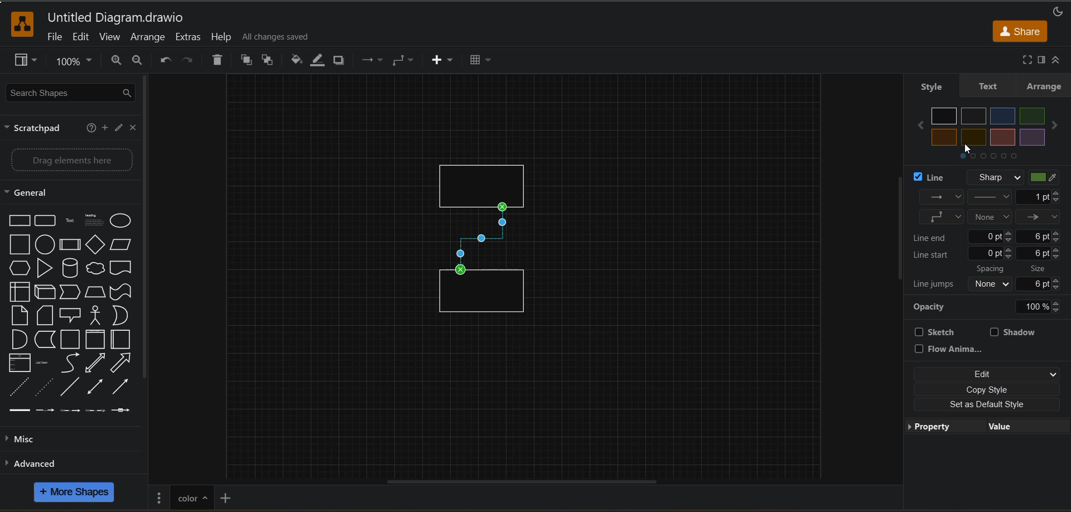  Describe the element at coordinates (95, 220) in the screenshot. I see `Heading` at that location.